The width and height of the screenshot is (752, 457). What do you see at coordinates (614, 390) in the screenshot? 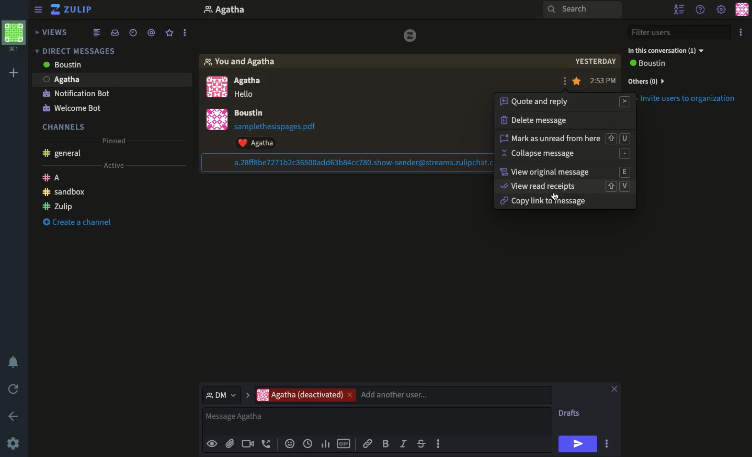
I see `Close` at bounding box center [614, 390].